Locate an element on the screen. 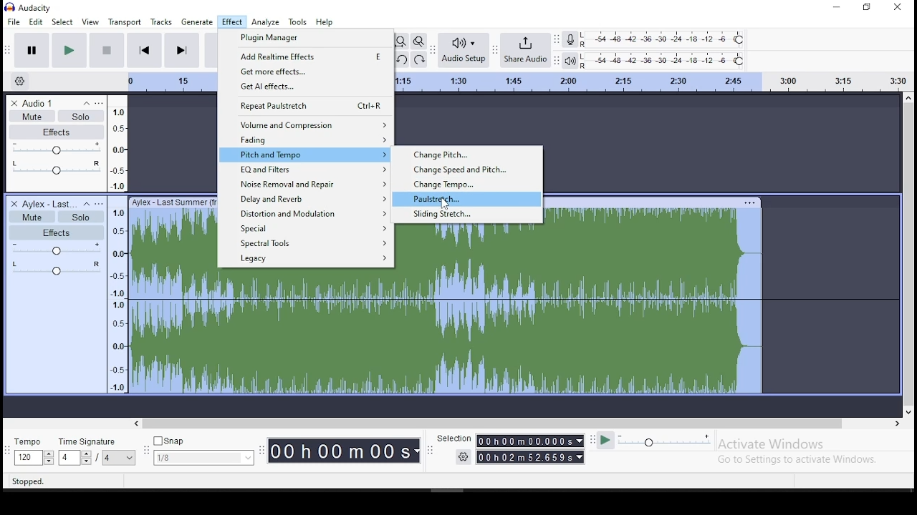  pause is located at coordinates (32, 50).